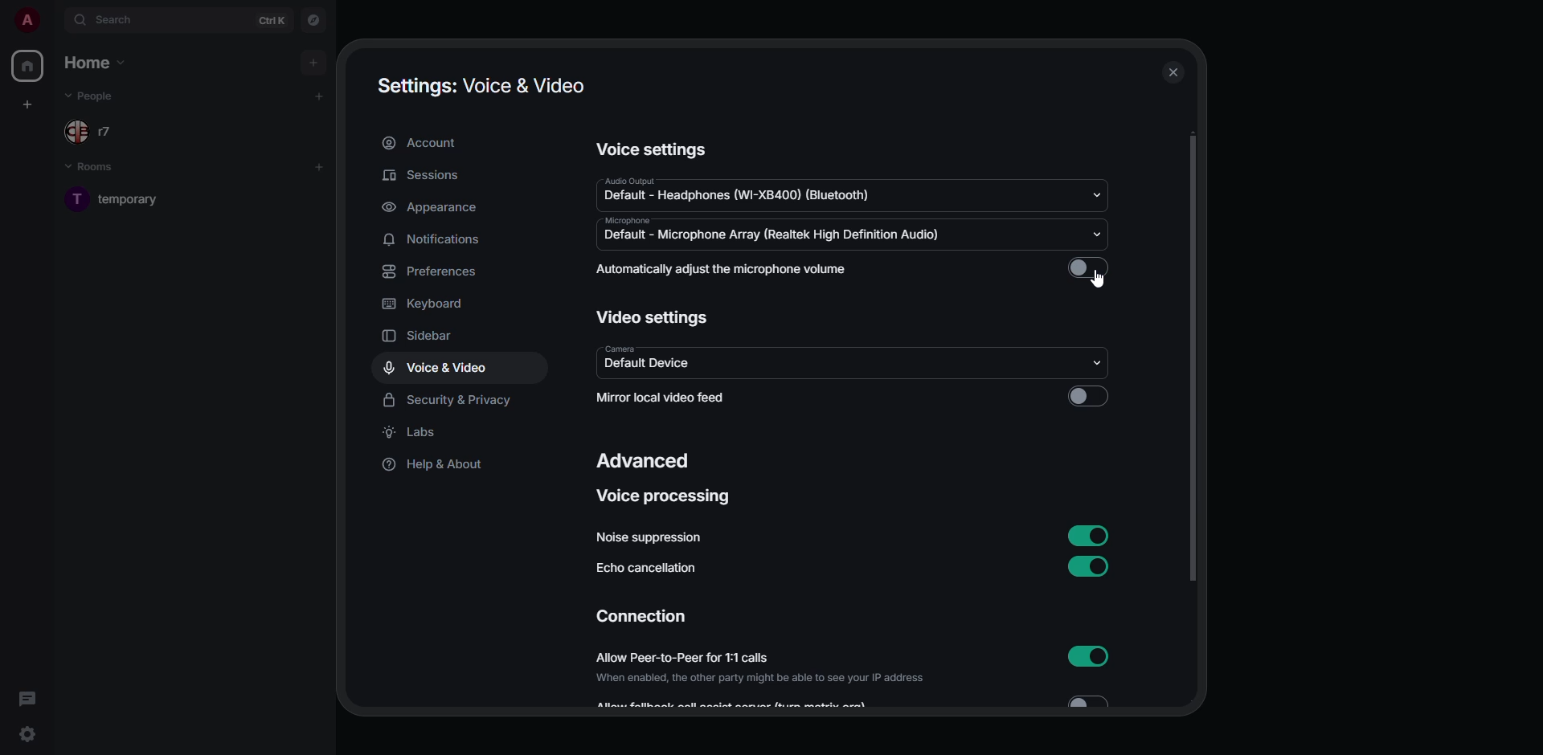 Image resolution: width=1543 pixels, height=755 pixels. Describe the element at coordinates (729, 197) in the screenshot. I see `Default - Headphones (WI-XB400) (Bluetooth)` at that location.